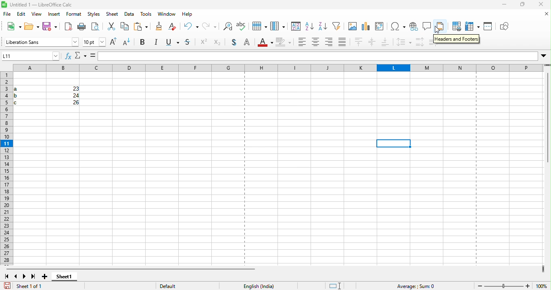 This screenshot has height=290, width=551. I want to click on select function, so click(81, 57).